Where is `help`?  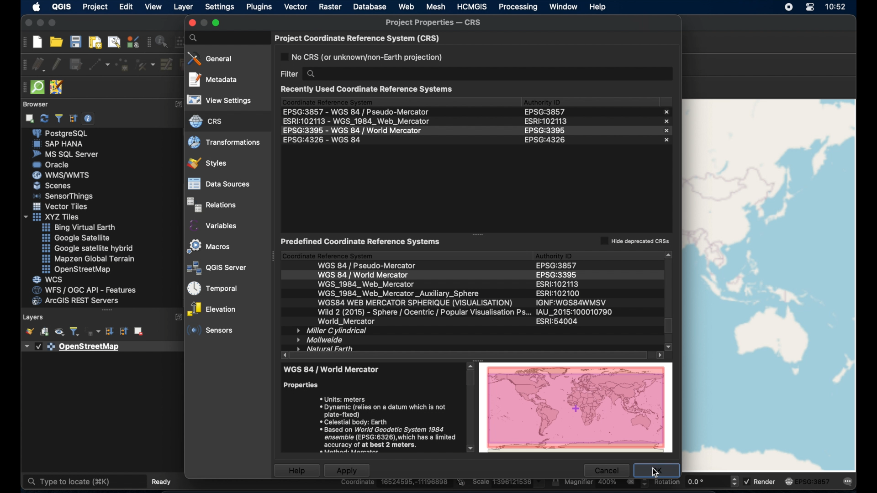 help is located at coordinates (297, 470).